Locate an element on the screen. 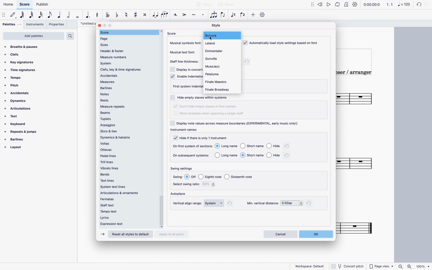 The height and width of the screenshot is (270, 432). score is located at coordinates (173, 33).